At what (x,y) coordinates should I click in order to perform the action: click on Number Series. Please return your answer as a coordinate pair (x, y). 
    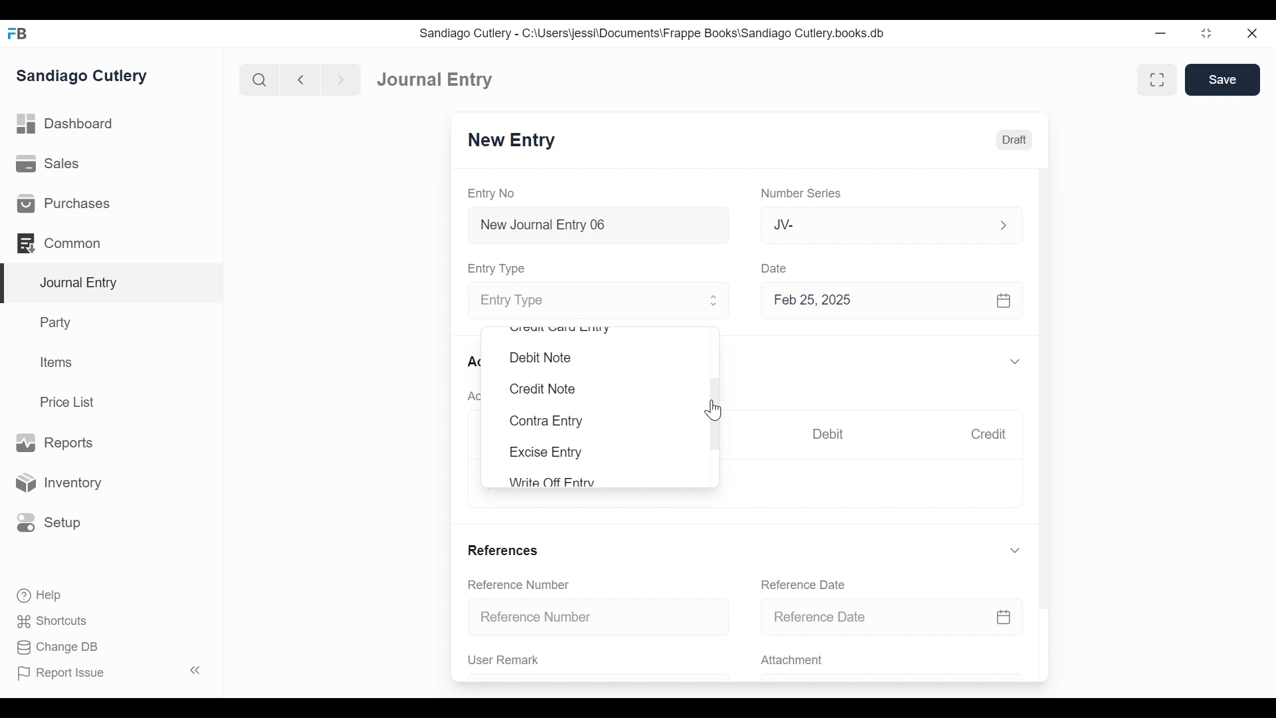
    Looking at the image, I should click on (803, 193).